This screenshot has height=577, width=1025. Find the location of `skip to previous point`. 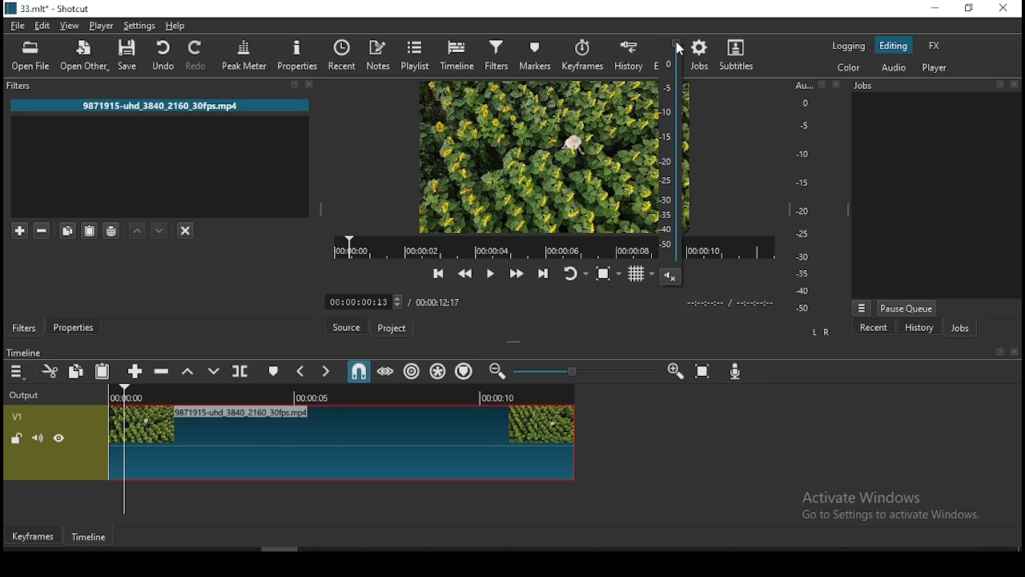

skip to previous point is located at coordinates (438, 273).